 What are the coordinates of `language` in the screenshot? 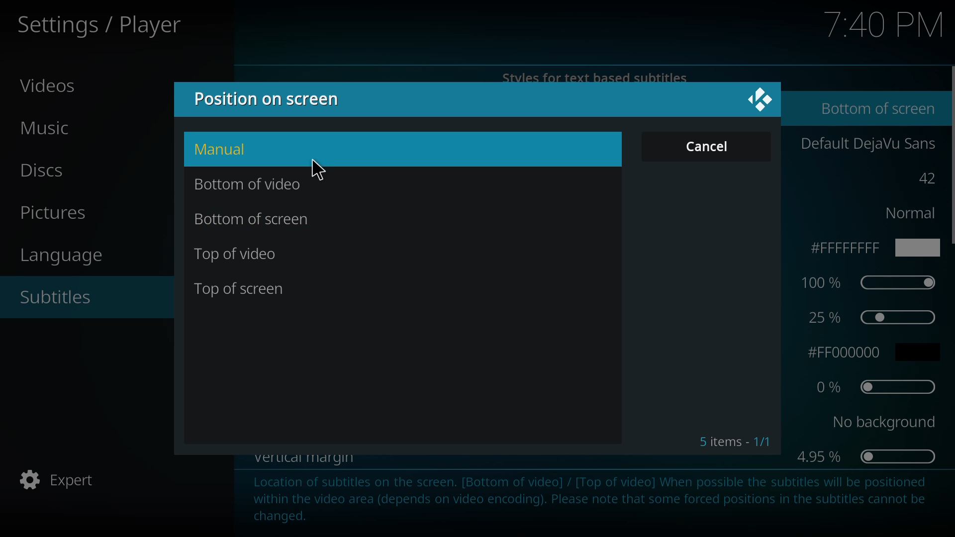 It's located at (62, 256).